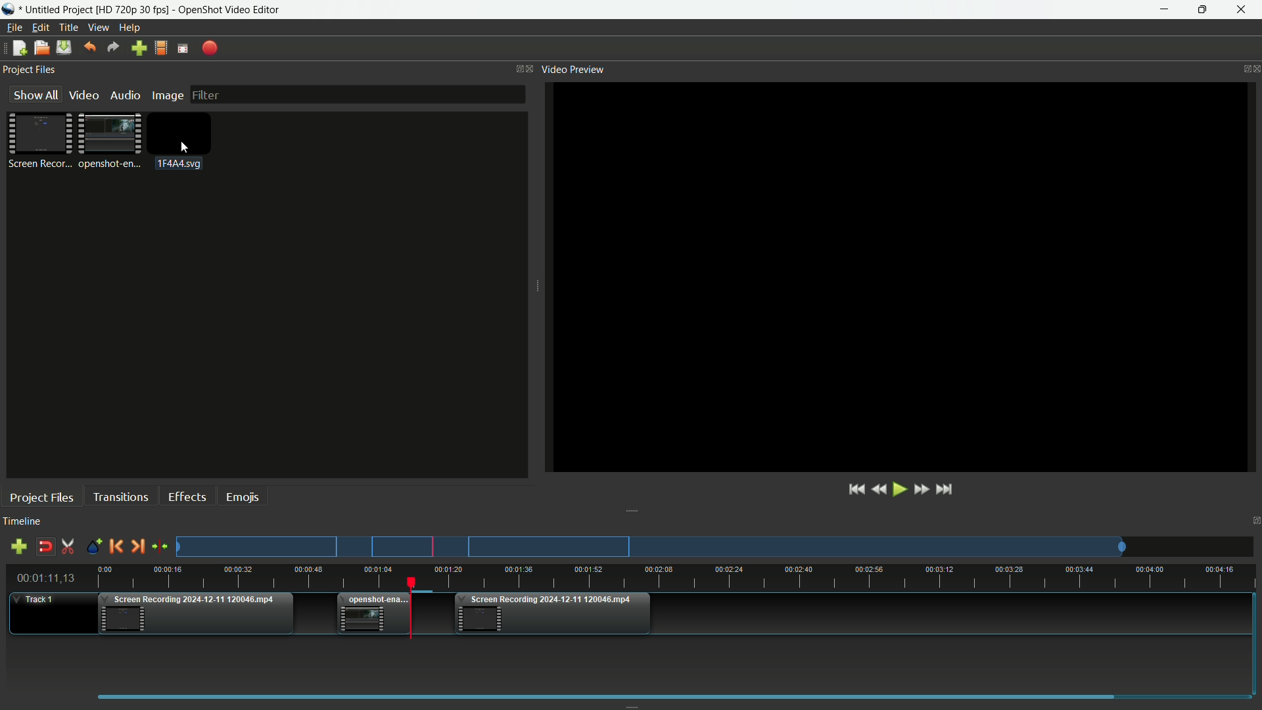 The height and width of the screenshot is (710, 1262). Describe the element at coordinates (677, 578) in the screenshot. I see `timeline ruler` at that location.